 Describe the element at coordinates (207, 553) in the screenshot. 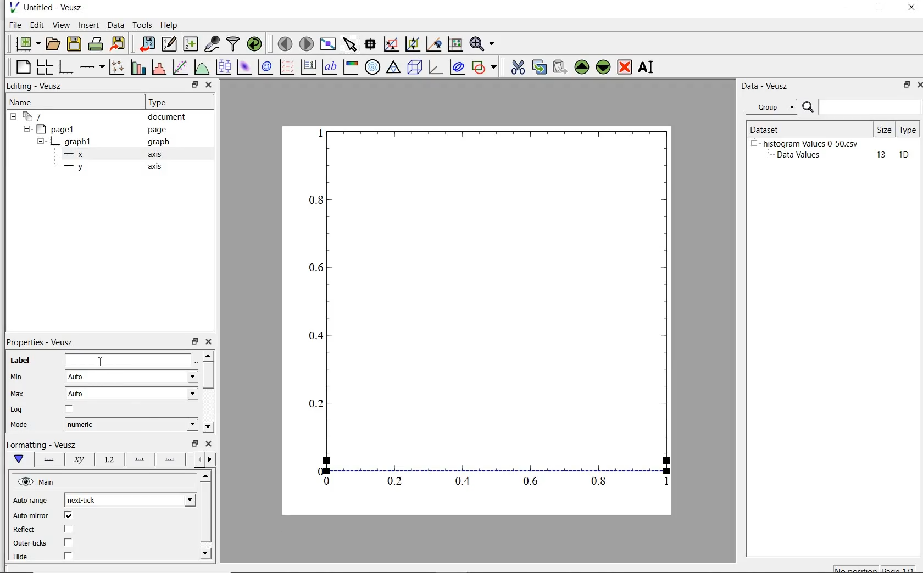

I see `move down` at that location.